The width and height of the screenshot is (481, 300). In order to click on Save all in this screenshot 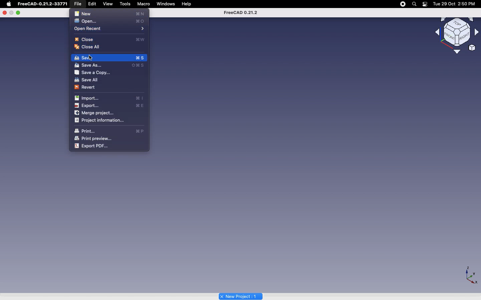, I will do `click(87, 80)`.